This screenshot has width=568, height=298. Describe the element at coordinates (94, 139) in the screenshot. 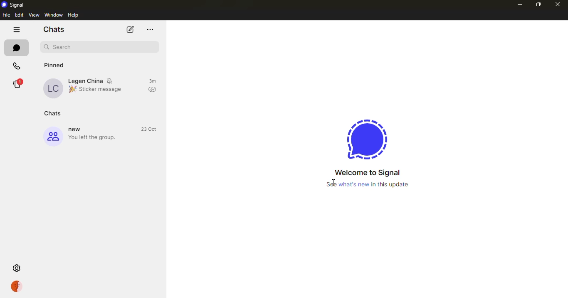

I see `you left the group.` at that location.